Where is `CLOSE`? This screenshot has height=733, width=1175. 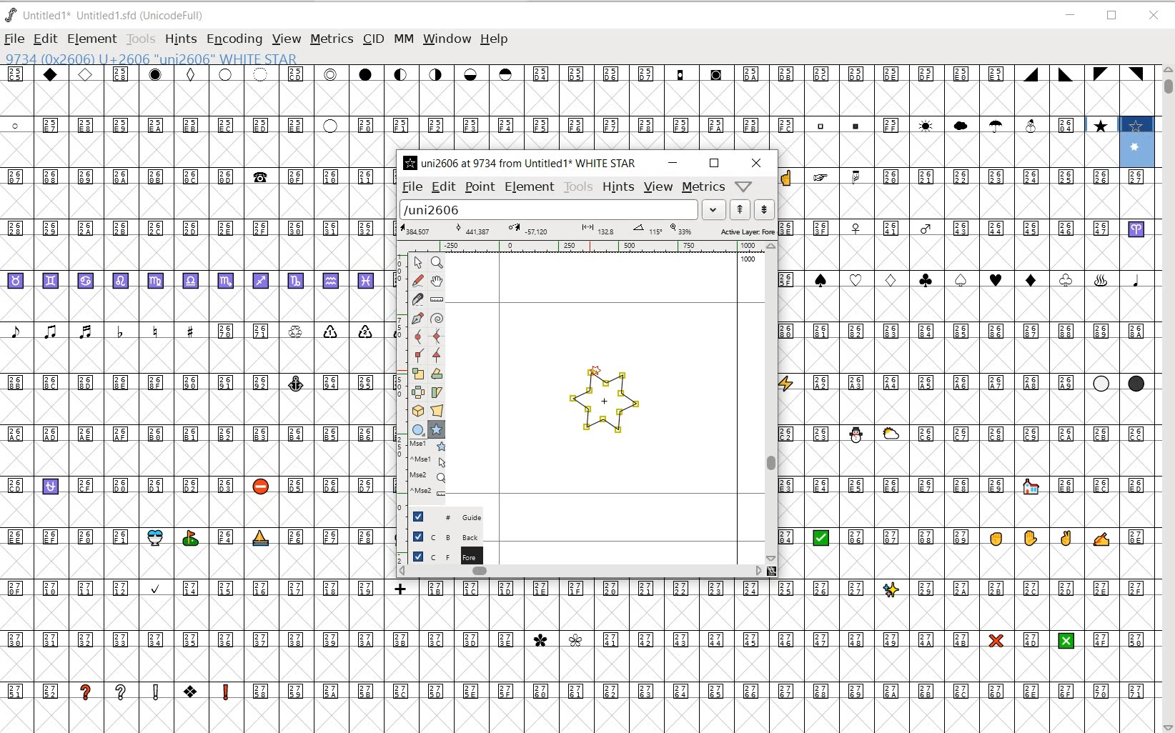
CLOSE is located at coordinates (1154, 16).